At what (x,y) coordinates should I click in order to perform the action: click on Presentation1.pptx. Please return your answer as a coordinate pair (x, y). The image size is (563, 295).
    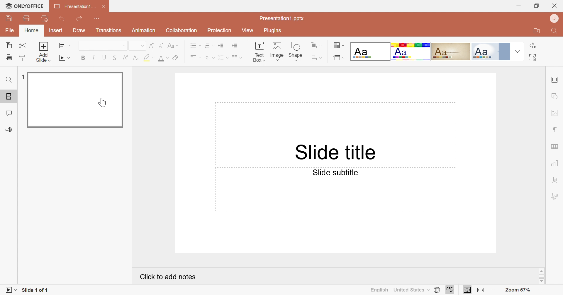
    Looking at the image, I should click on (282, 18).